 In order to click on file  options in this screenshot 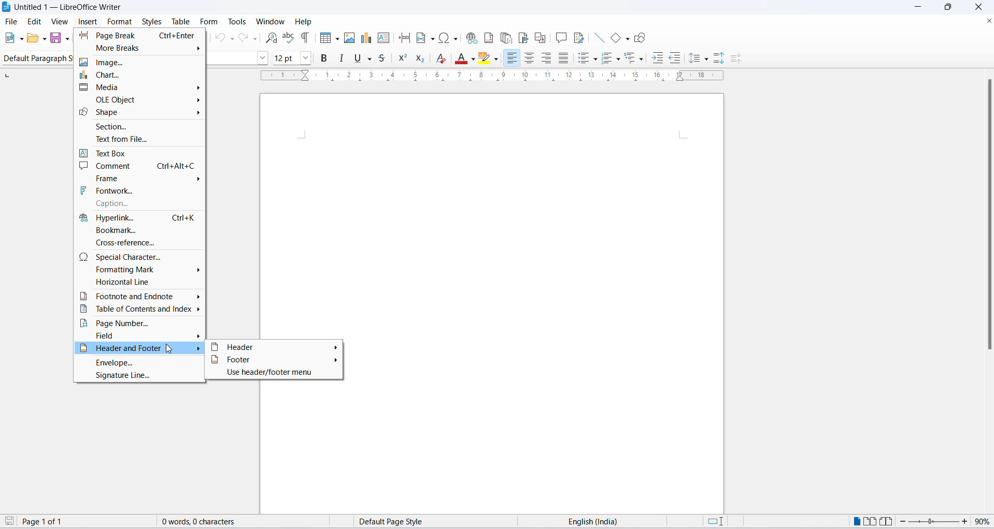, I will do `click(21, 38)`.